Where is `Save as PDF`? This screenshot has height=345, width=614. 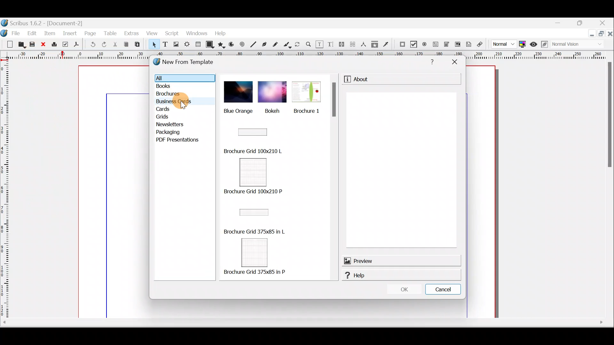
Save as PDF is located at coordinates (76, 45).